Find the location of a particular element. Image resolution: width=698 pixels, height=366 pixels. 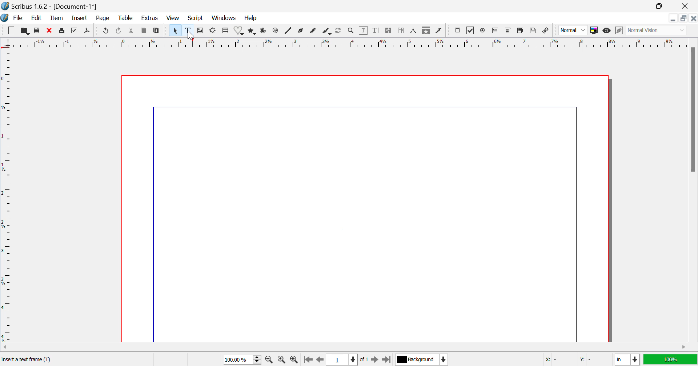

Previous Page is located at coordinates (319, 360).